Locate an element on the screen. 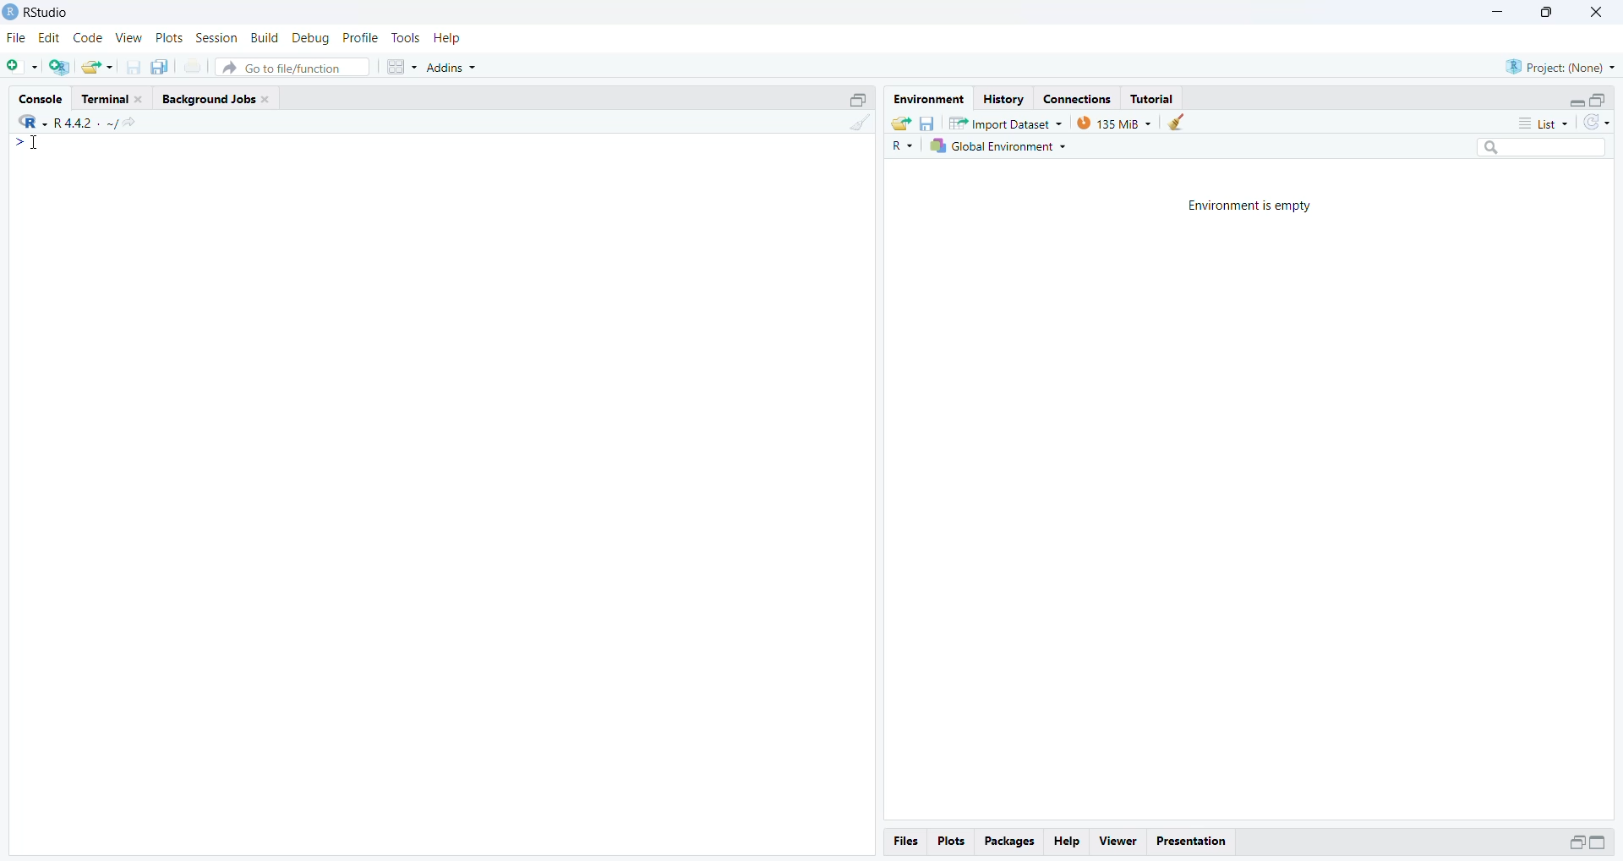 Image resolution: width=1623 pixels, height=861 pixels. Debug is located at coordinates (310, 37).